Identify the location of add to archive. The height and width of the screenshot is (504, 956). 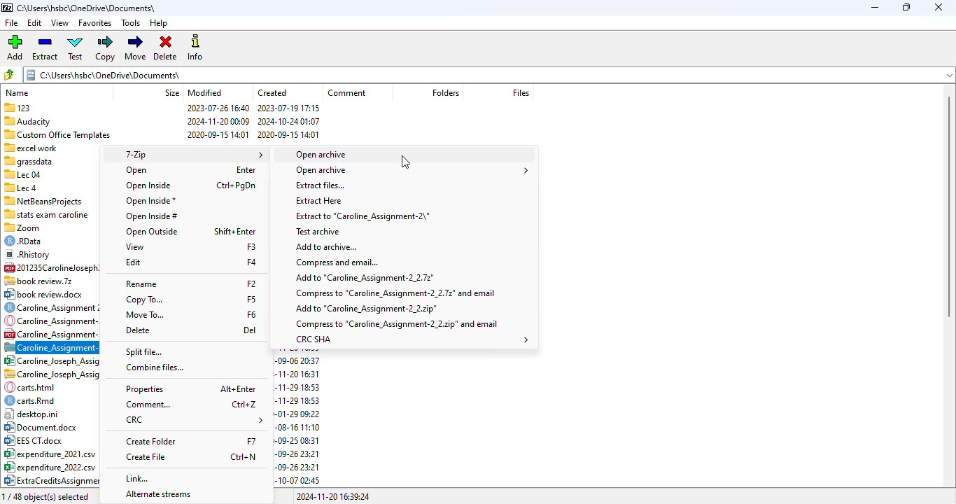
(326, 247).